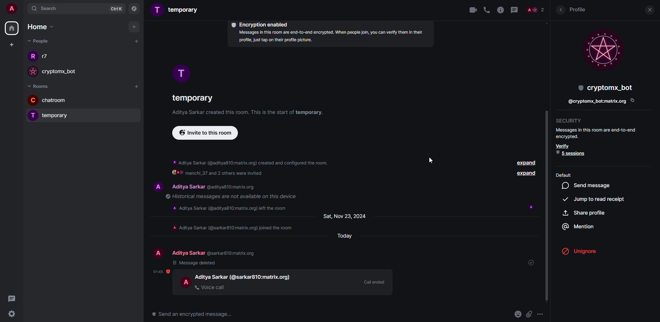 The image size is (660, 322). Describe the element at coordinates (158, 253) in the screenshot. I see `profile` at that location.